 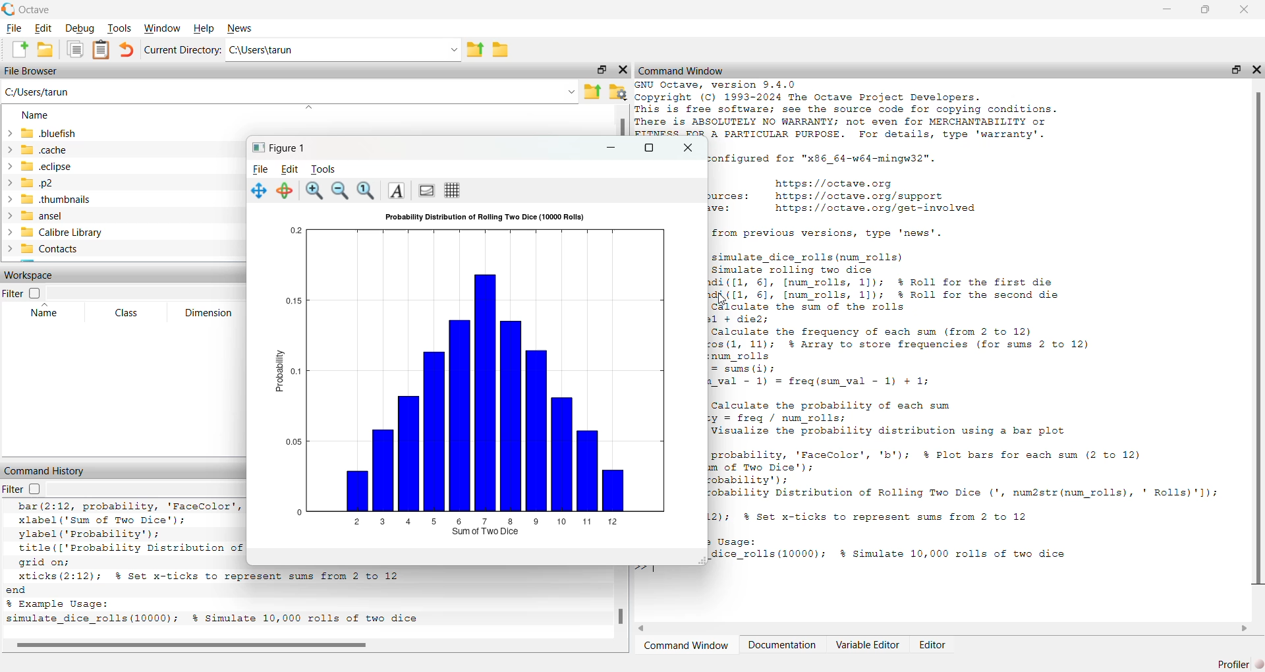 What do you see at coordinates (452, 49) in the screenshot?
I see `dropdown` at bounding box center [452, 49].